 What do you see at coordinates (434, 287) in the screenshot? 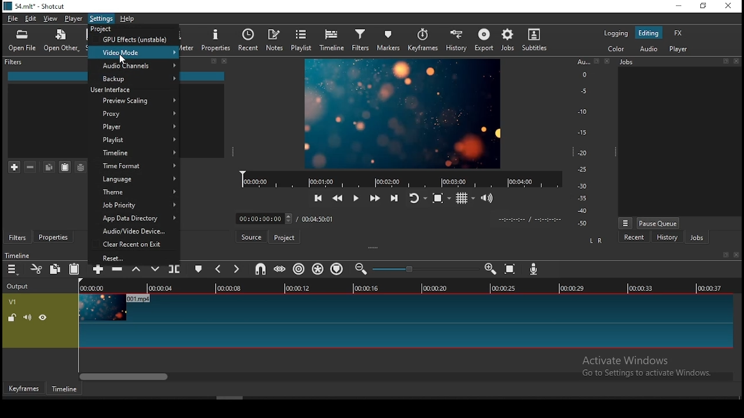
I see `00:00:20` at bounding box center [434, 287].